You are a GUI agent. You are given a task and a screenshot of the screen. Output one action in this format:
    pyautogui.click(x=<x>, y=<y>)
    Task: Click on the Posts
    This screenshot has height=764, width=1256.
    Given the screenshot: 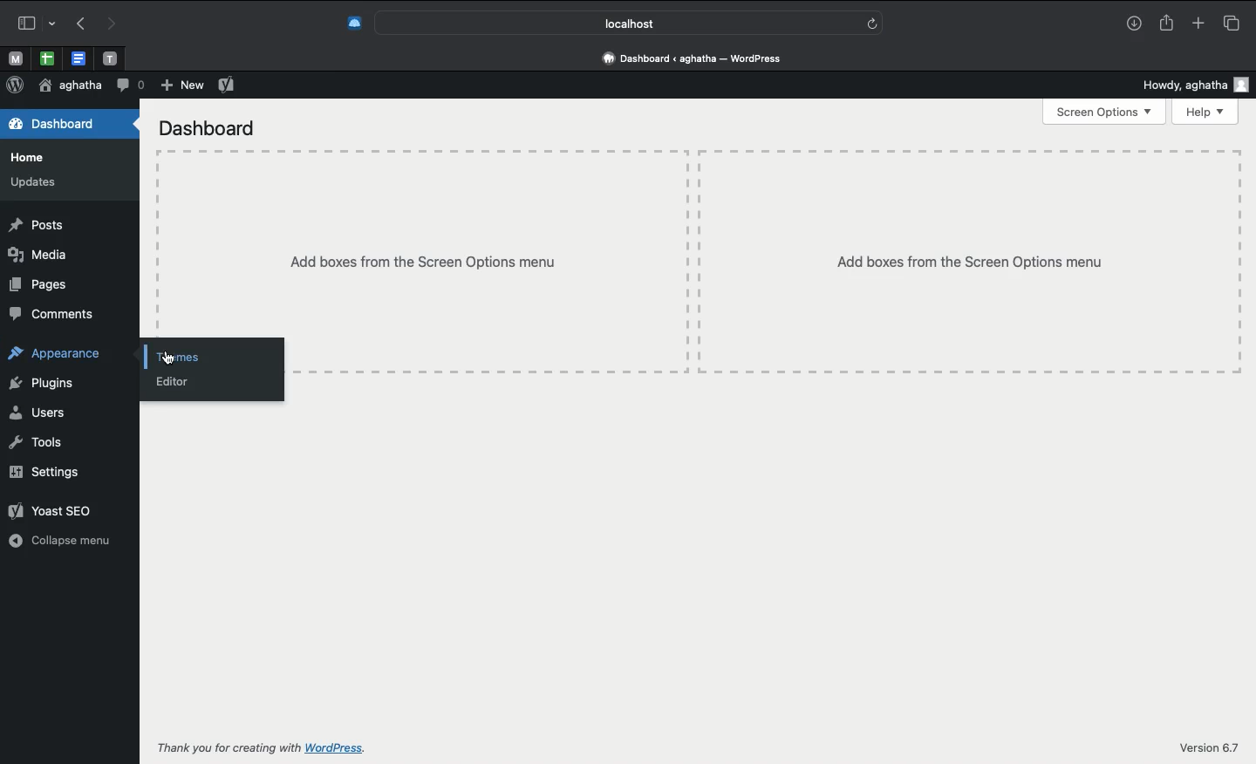 What is the action you would take?
    pyautogui.click(x=33, y=225)
    